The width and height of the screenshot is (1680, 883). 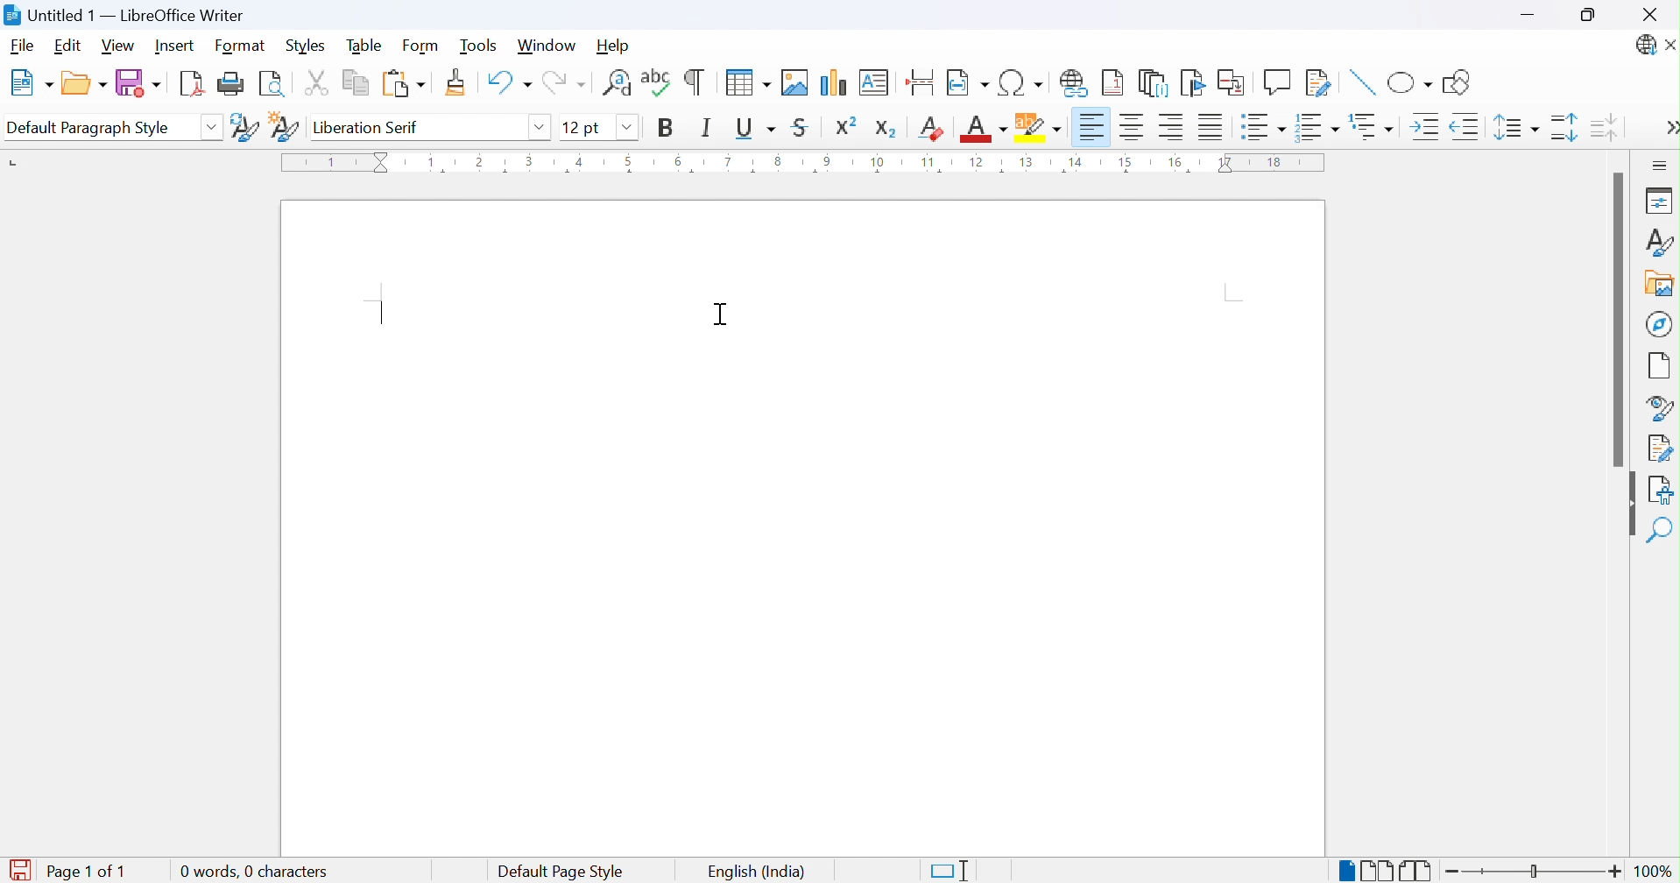 What do you see at coordinates (1657, 323) in the screenshot?
I see `Navigator` at bounding box center [1657, 323].